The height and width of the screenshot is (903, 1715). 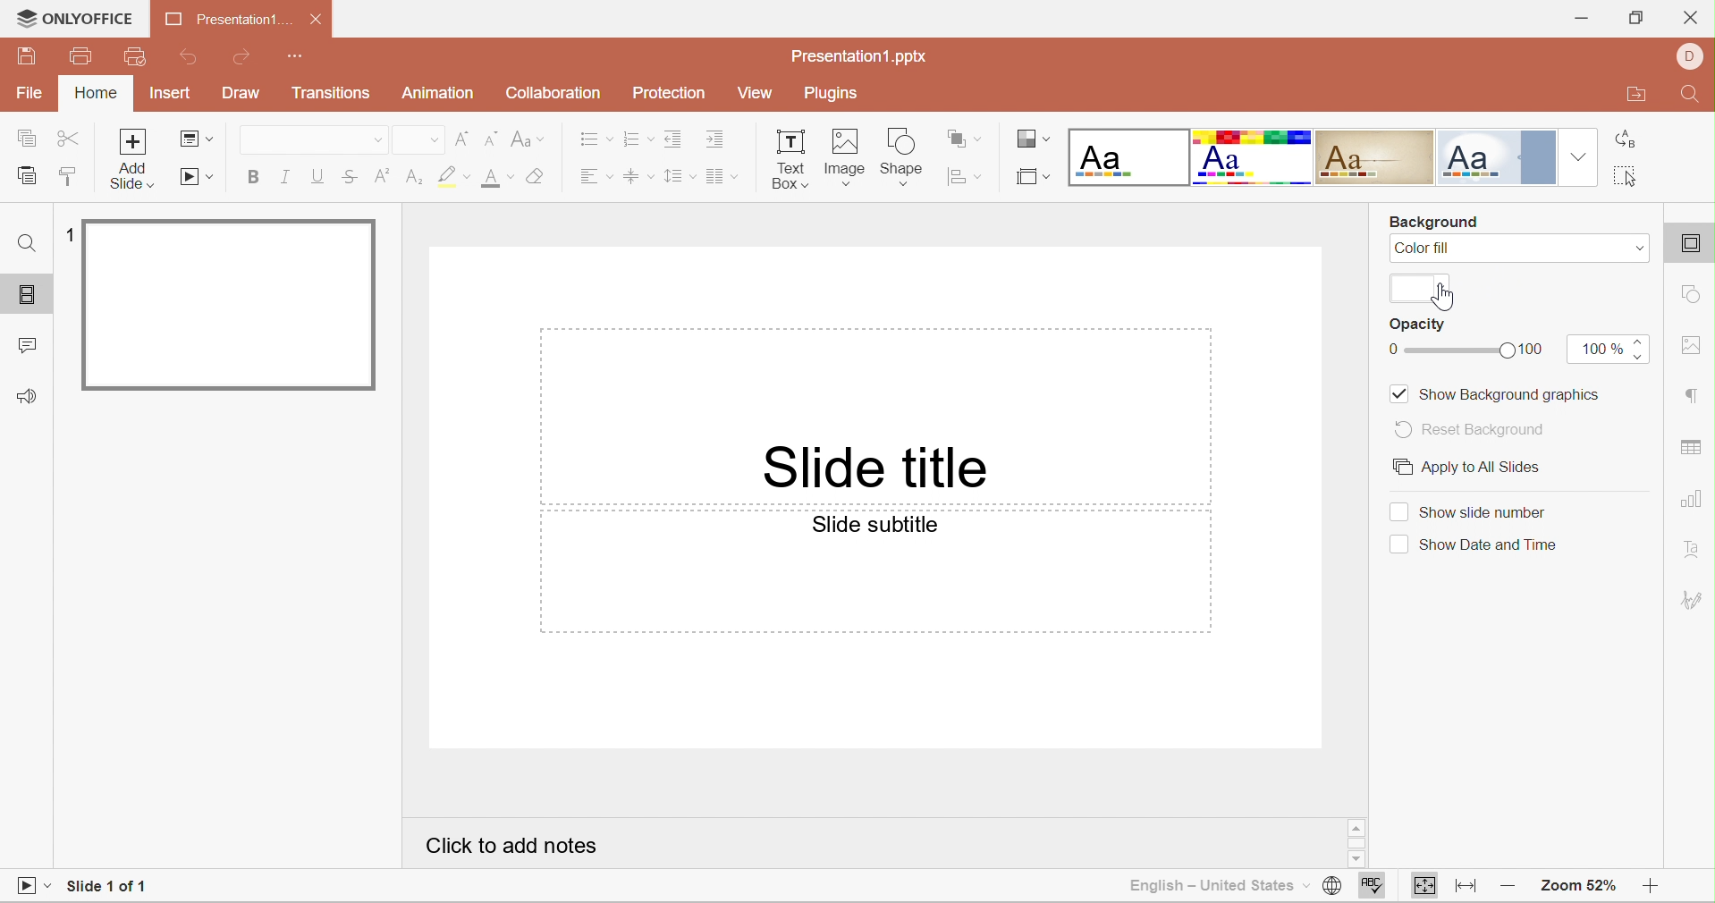 I want to click on Font size, so click(x=497, y=178).